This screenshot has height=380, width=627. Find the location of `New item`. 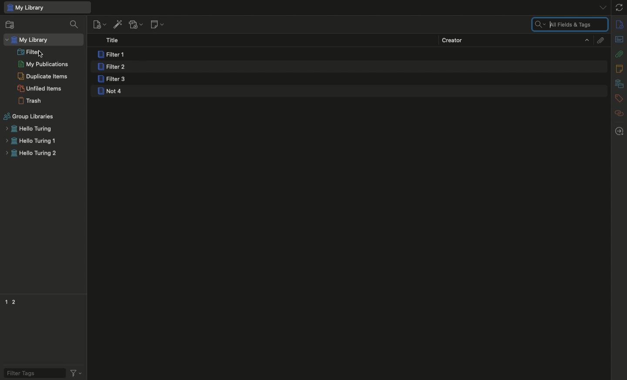

New item is located at coordinates (99, 24).